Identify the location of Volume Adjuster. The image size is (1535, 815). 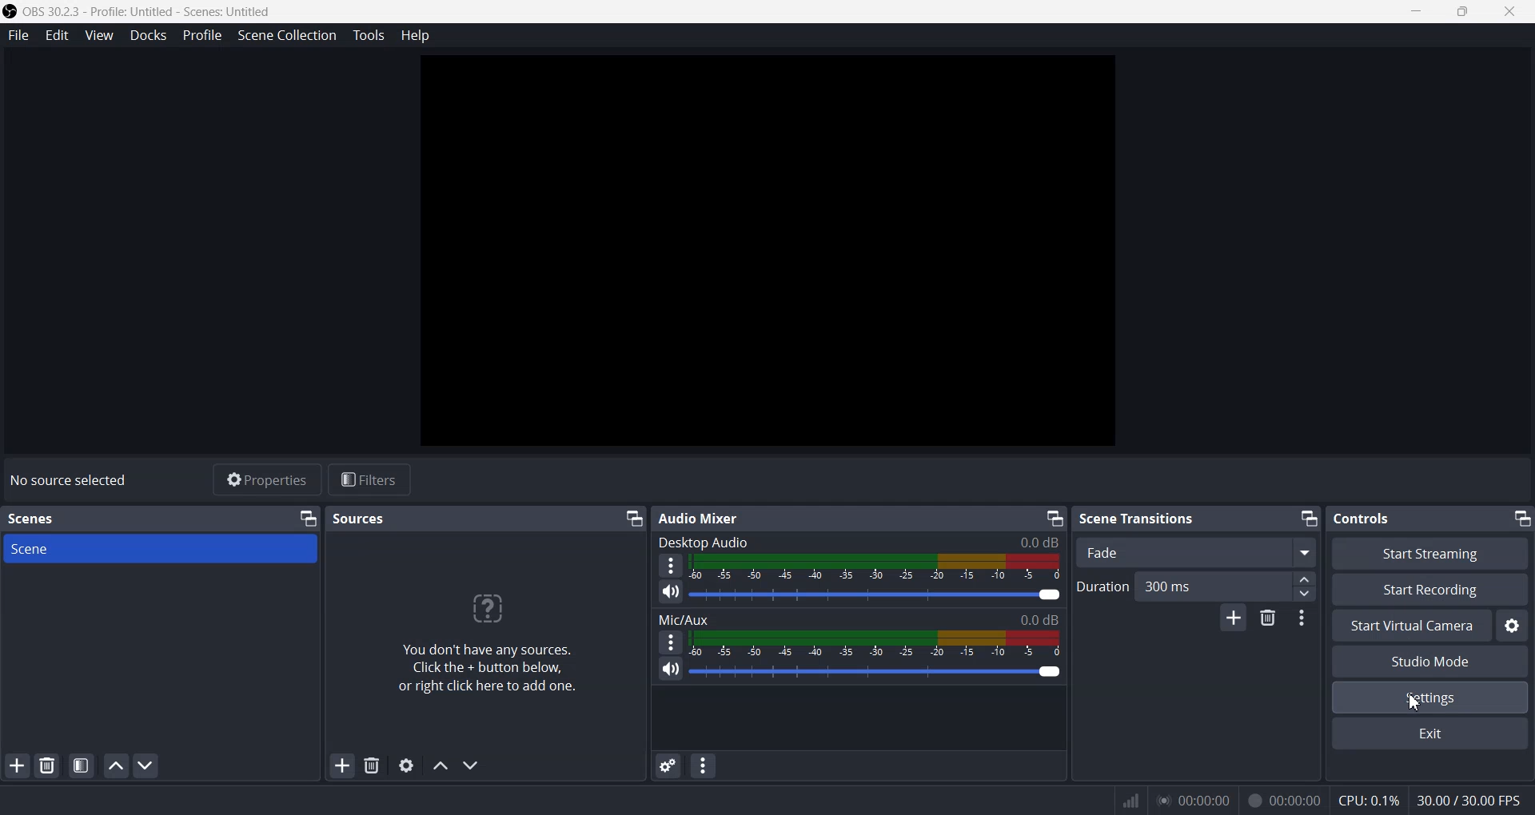
(877, 671).